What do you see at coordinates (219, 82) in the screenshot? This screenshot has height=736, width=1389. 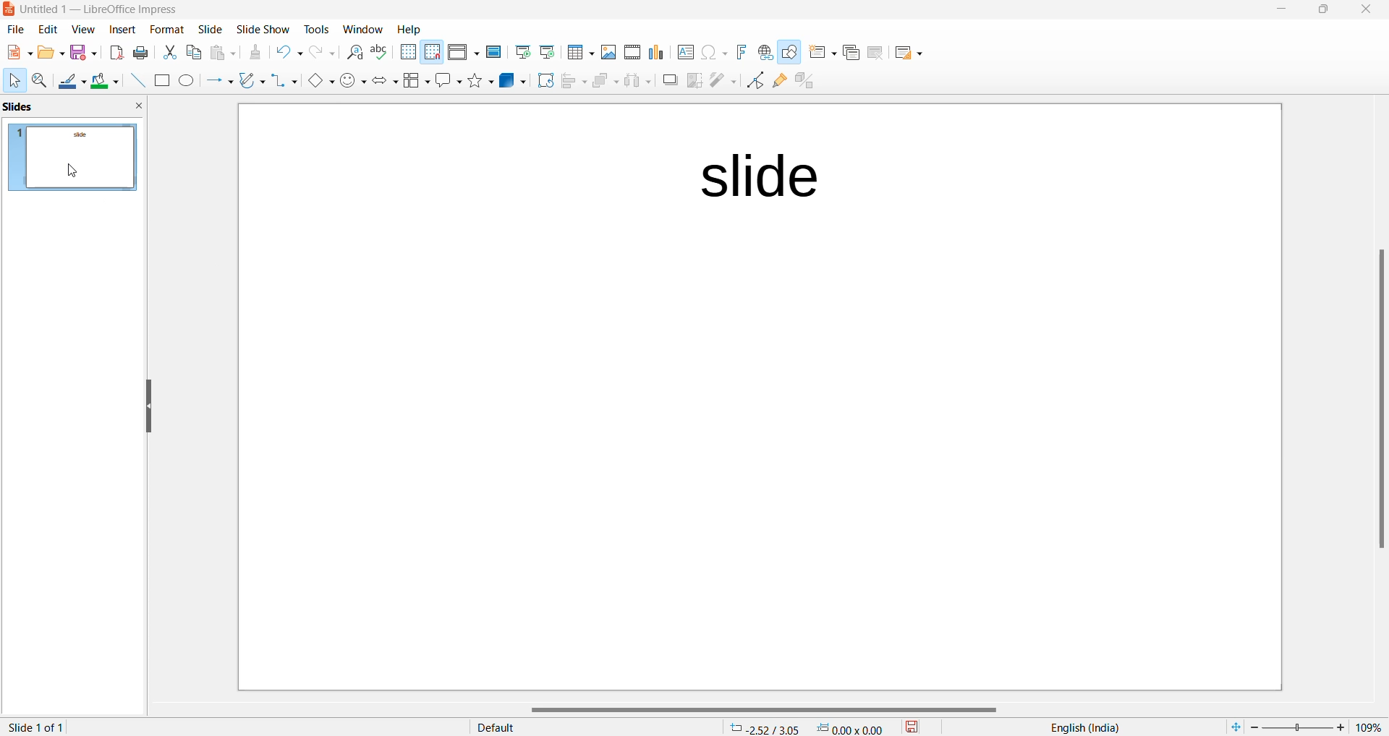 I see `line and arrows ` at bounding box center [219, 82].